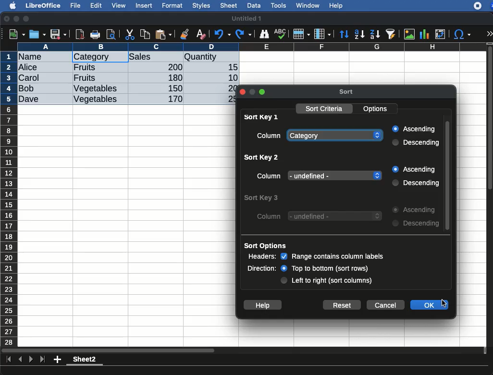  What do you see at coordinates (391, 34) in the screenshot?
I see `autofilter` at bounding box center [391, 34].